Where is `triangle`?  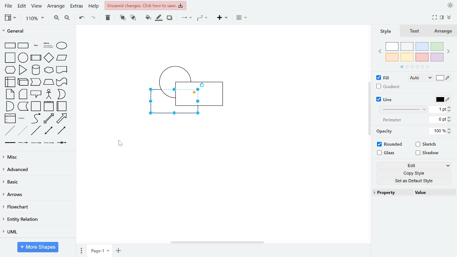
triangle is located at coordinates (22, 70).